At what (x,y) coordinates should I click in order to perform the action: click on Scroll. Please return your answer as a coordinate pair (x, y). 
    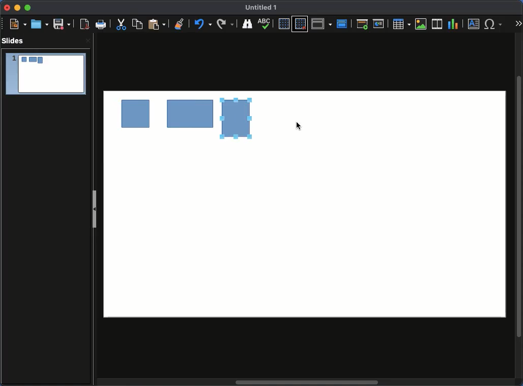
    Looking at the image, I should click on (519, 207).